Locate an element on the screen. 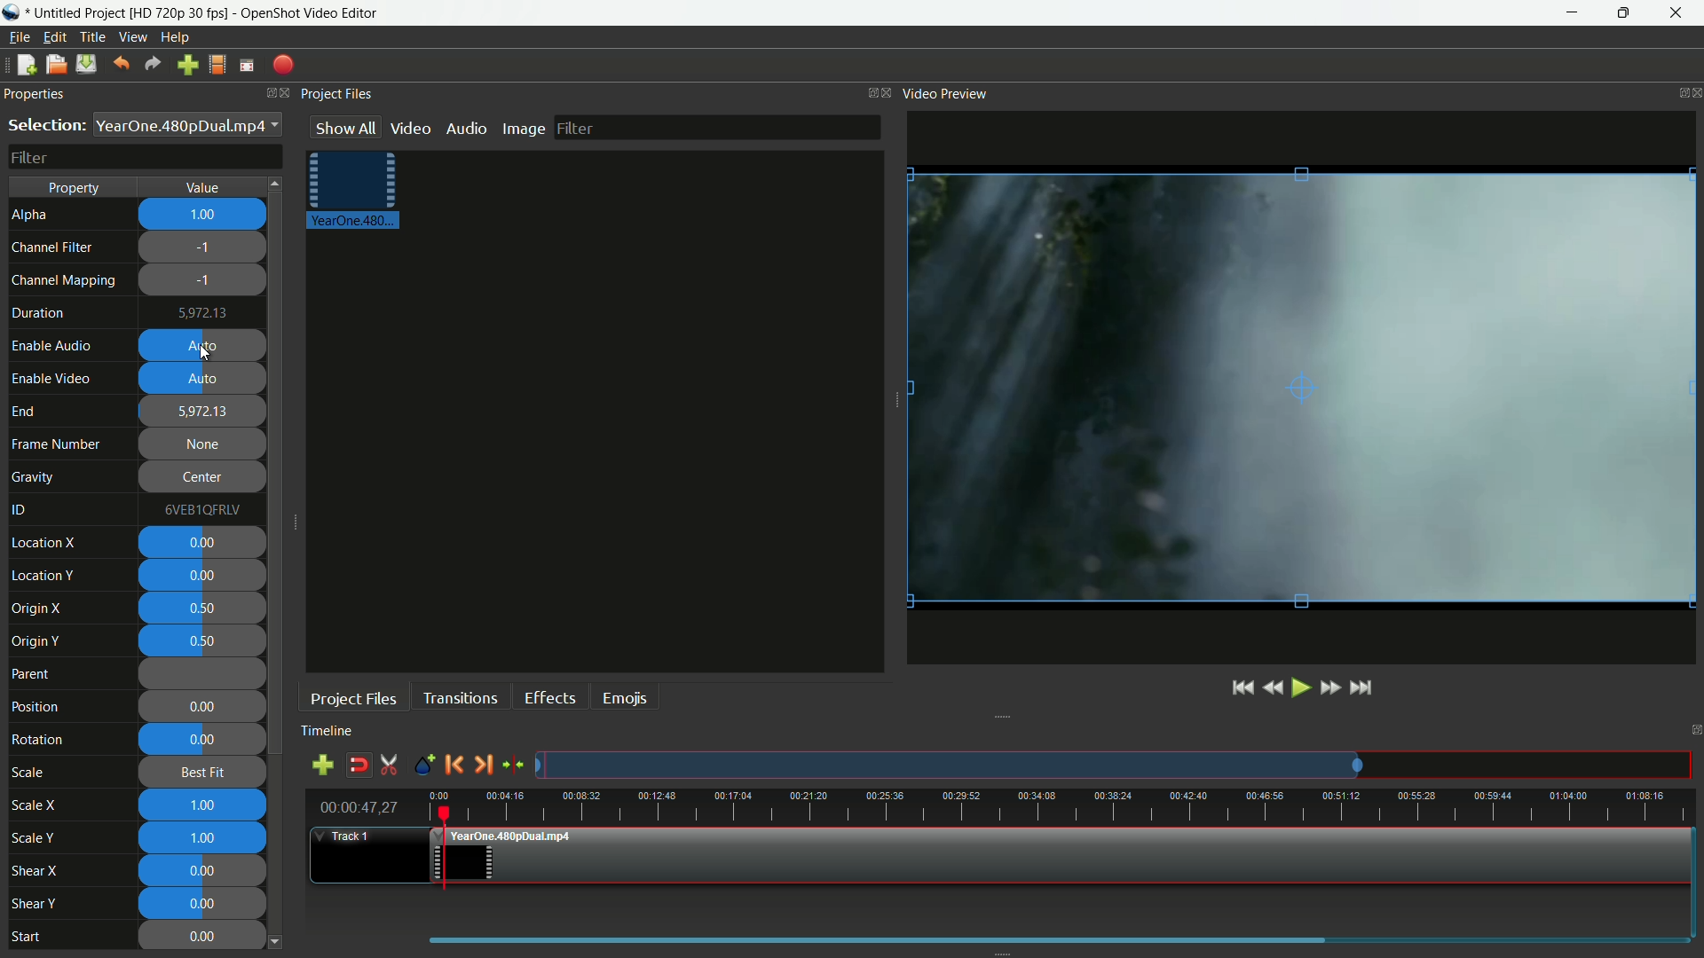 The height and width of the screenshot is (958, 1704). disable snap is located at coordinates (359, 765).